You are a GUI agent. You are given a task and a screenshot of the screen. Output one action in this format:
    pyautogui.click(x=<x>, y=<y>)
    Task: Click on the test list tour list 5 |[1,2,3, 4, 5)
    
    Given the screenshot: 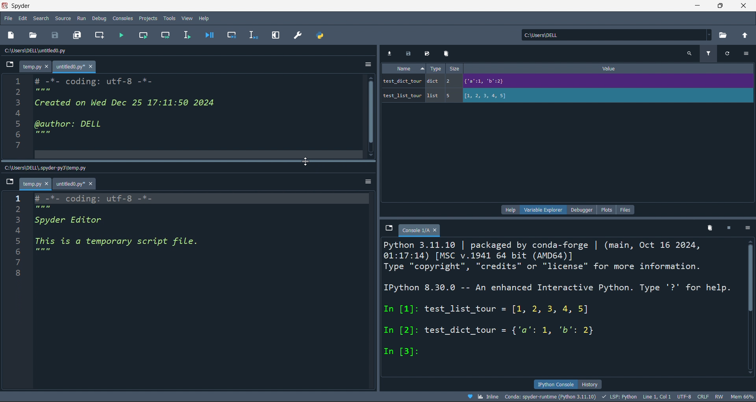 What is the action you would take?
    pyautogui.click(x=463, y=95)
    